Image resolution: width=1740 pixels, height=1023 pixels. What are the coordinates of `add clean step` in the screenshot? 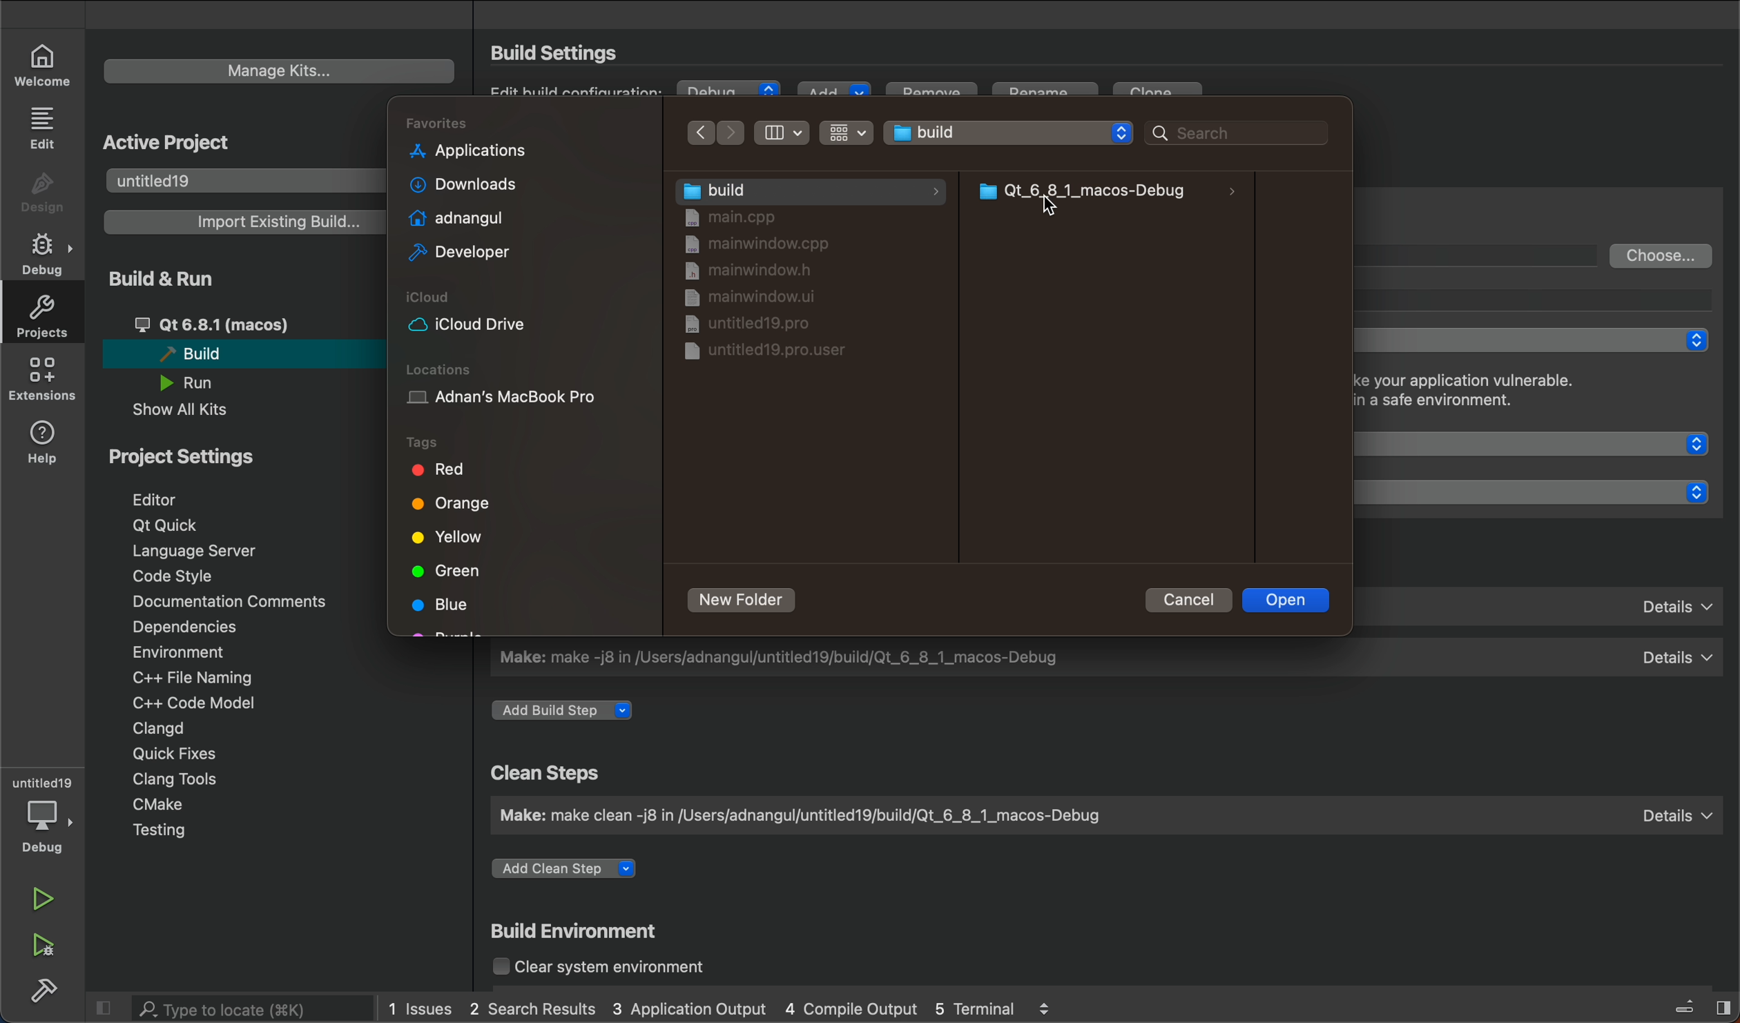 It's located at (574, 873).